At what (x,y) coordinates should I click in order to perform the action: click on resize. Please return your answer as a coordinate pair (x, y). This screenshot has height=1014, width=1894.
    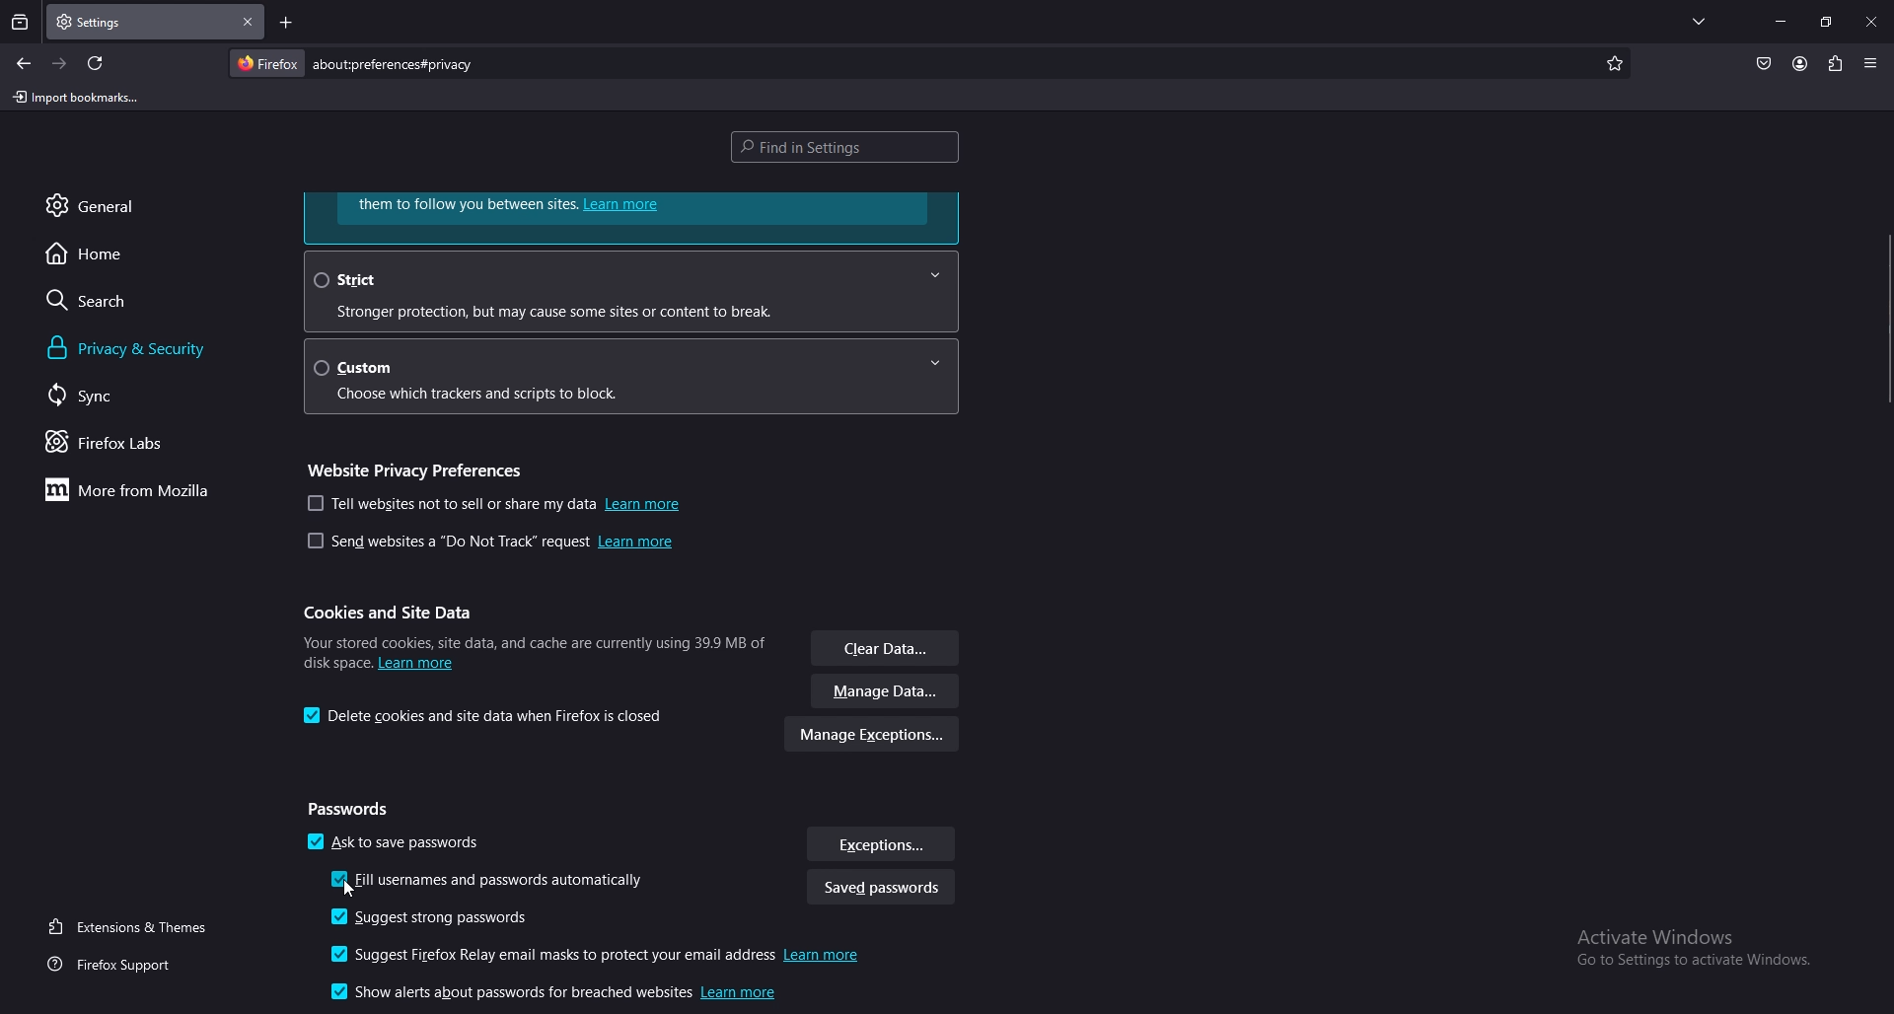
    Looking at the image, I should click on (1825, 21).